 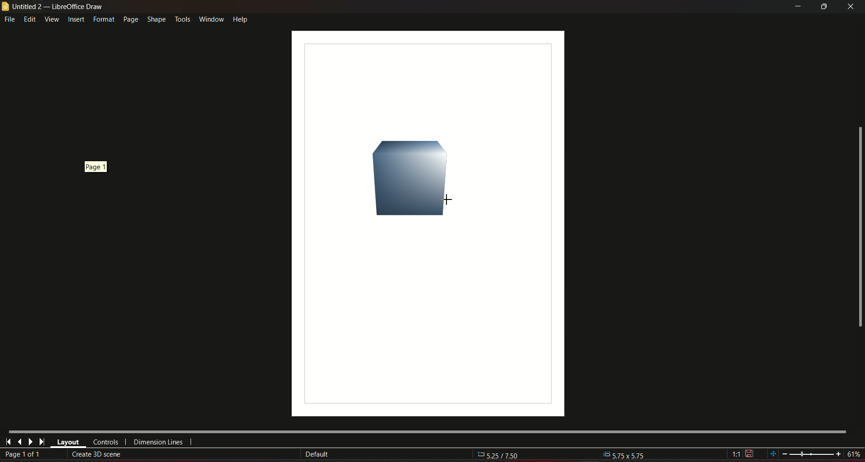 I want to click on Cursor, so click(x=444, y=200).